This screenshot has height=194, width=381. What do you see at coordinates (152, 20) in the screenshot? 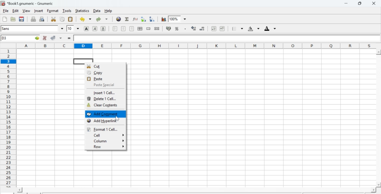
I see `Sort descending` at bounding box center [152, 20].